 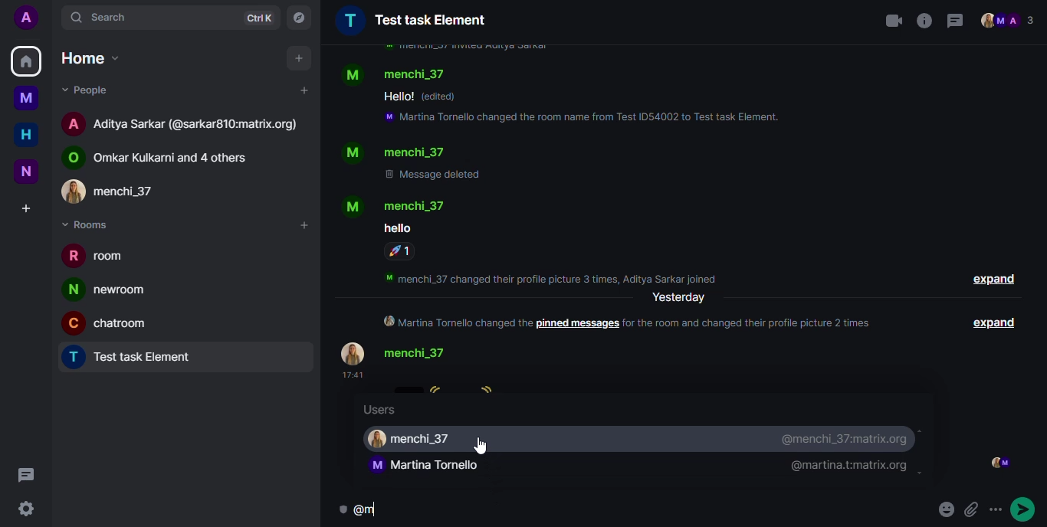 What do you see at coordinates (886, 20) in the screenshot?
I see `video call` at bounding box center [886, 20].